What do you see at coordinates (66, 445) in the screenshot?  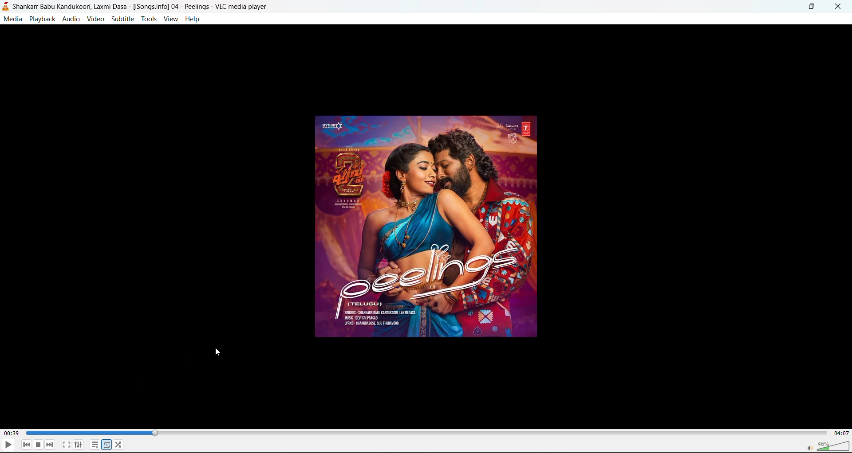 I see `fullscreen` at bounding box center [66, 445].